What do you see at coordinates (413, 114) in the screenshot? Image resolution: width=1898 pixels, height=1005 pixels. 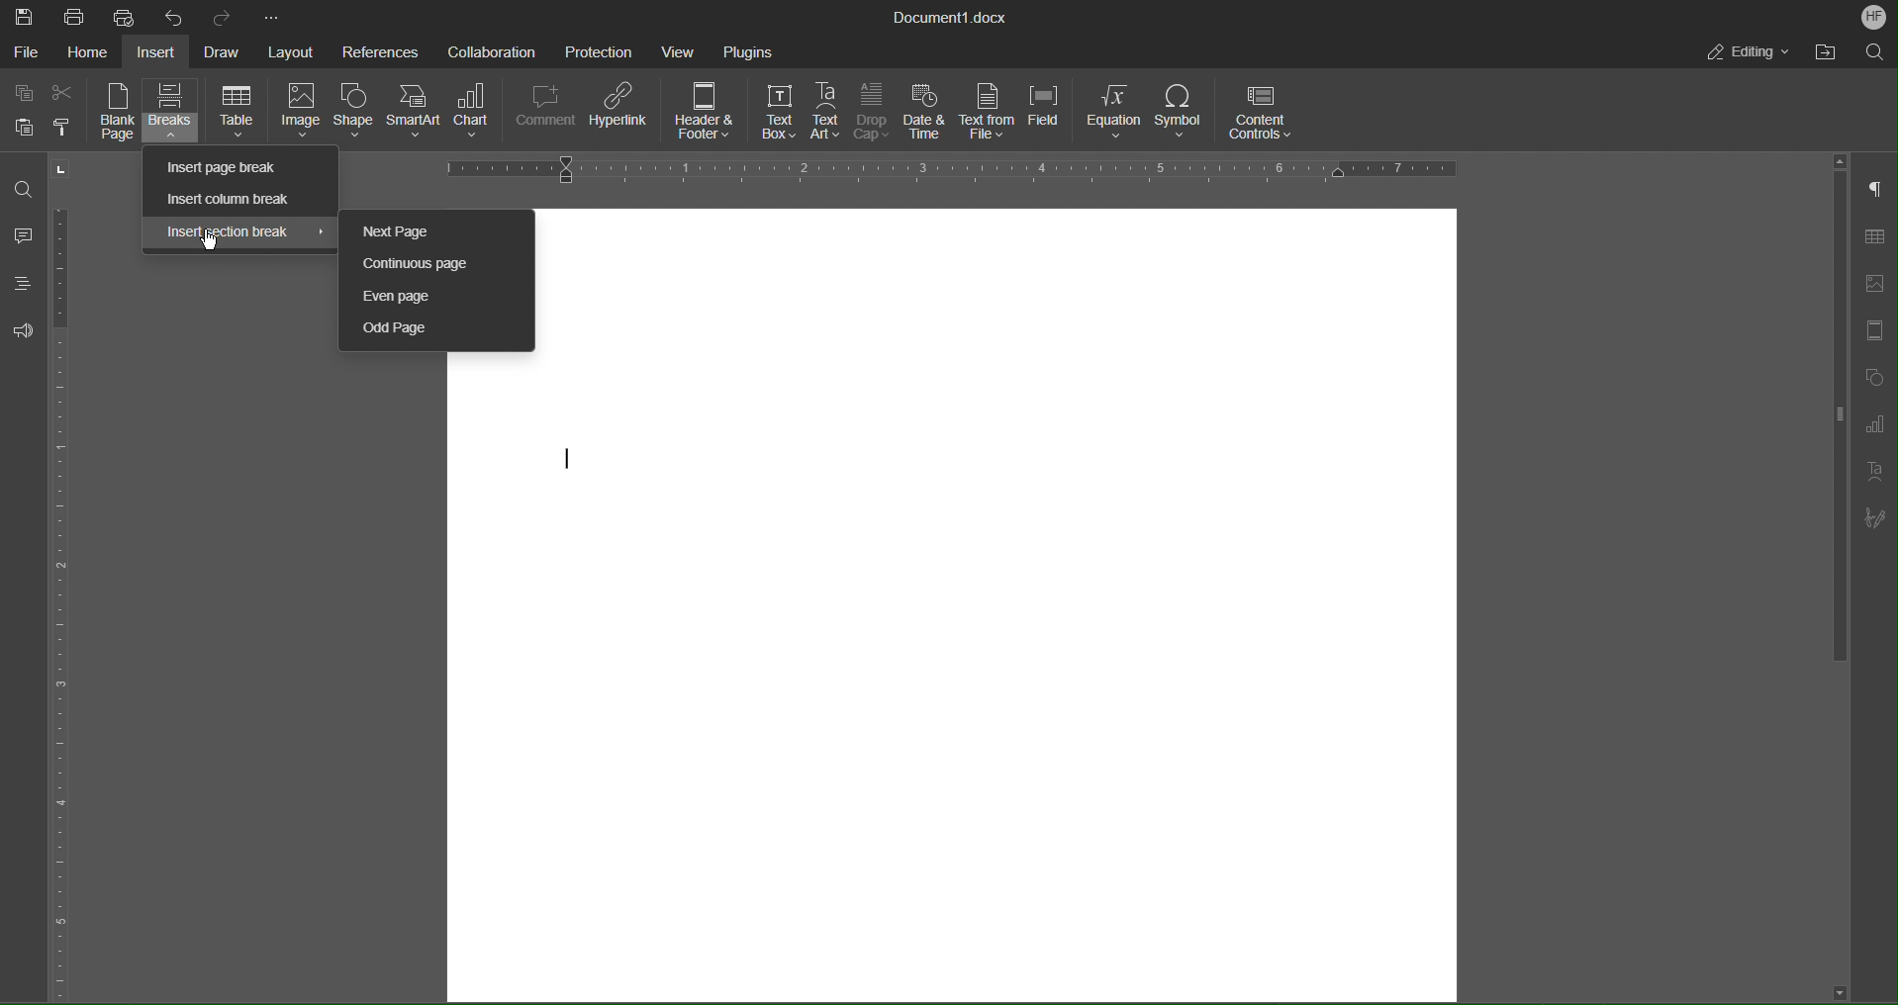 I see `SmartArt` at bounding box center [413, 114].